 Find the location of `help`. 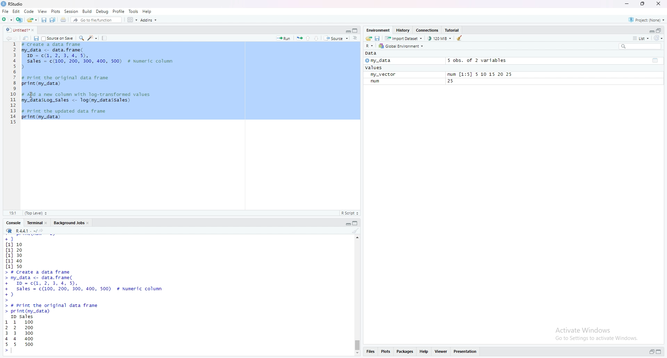

help is located at coordinates (424, 353).